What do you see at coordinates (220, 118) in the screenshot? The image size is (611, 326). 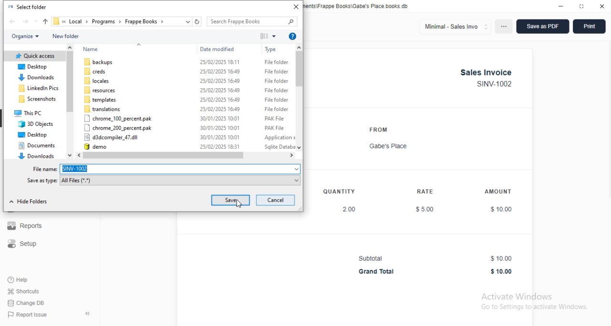 I see `30/01/2025 10:01` at bounding box center [220, 118].